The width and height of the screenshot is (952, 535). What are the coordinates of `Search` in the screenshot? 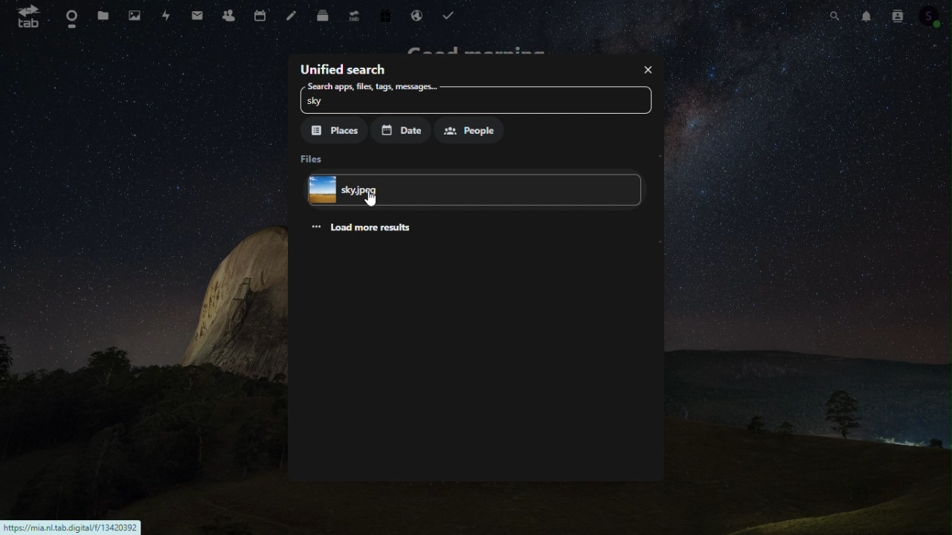 It's located at (835, 16).